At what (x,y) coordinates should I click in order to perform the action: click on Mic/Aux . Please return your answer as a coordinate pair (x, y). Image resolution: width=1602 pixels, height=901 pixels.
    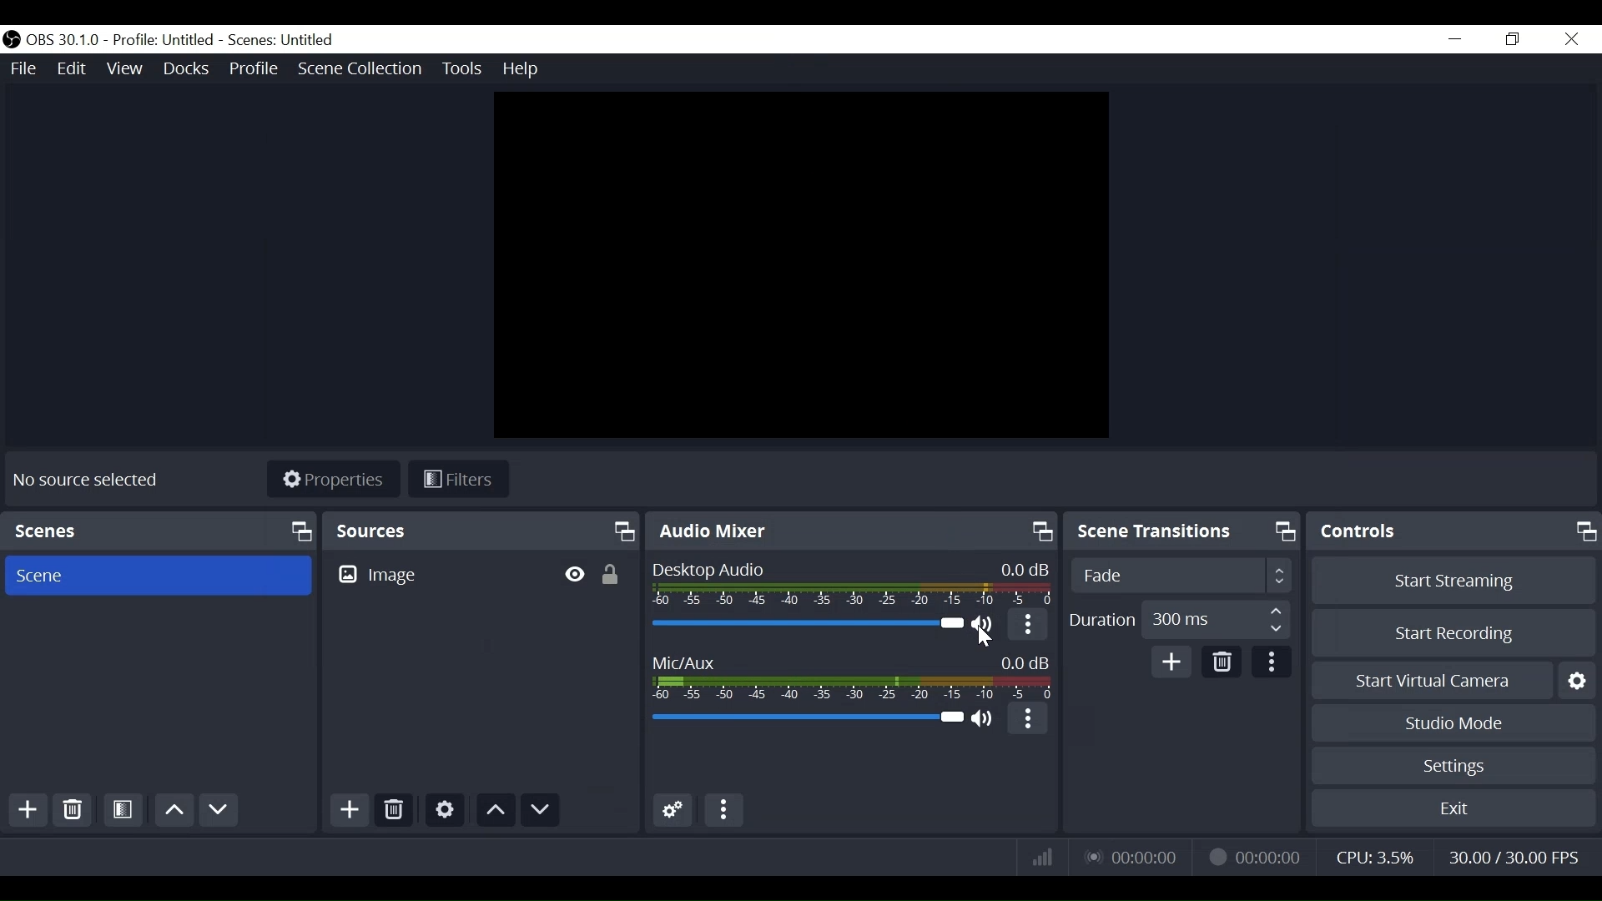
    Looking at the image, I should click on (854, 677).